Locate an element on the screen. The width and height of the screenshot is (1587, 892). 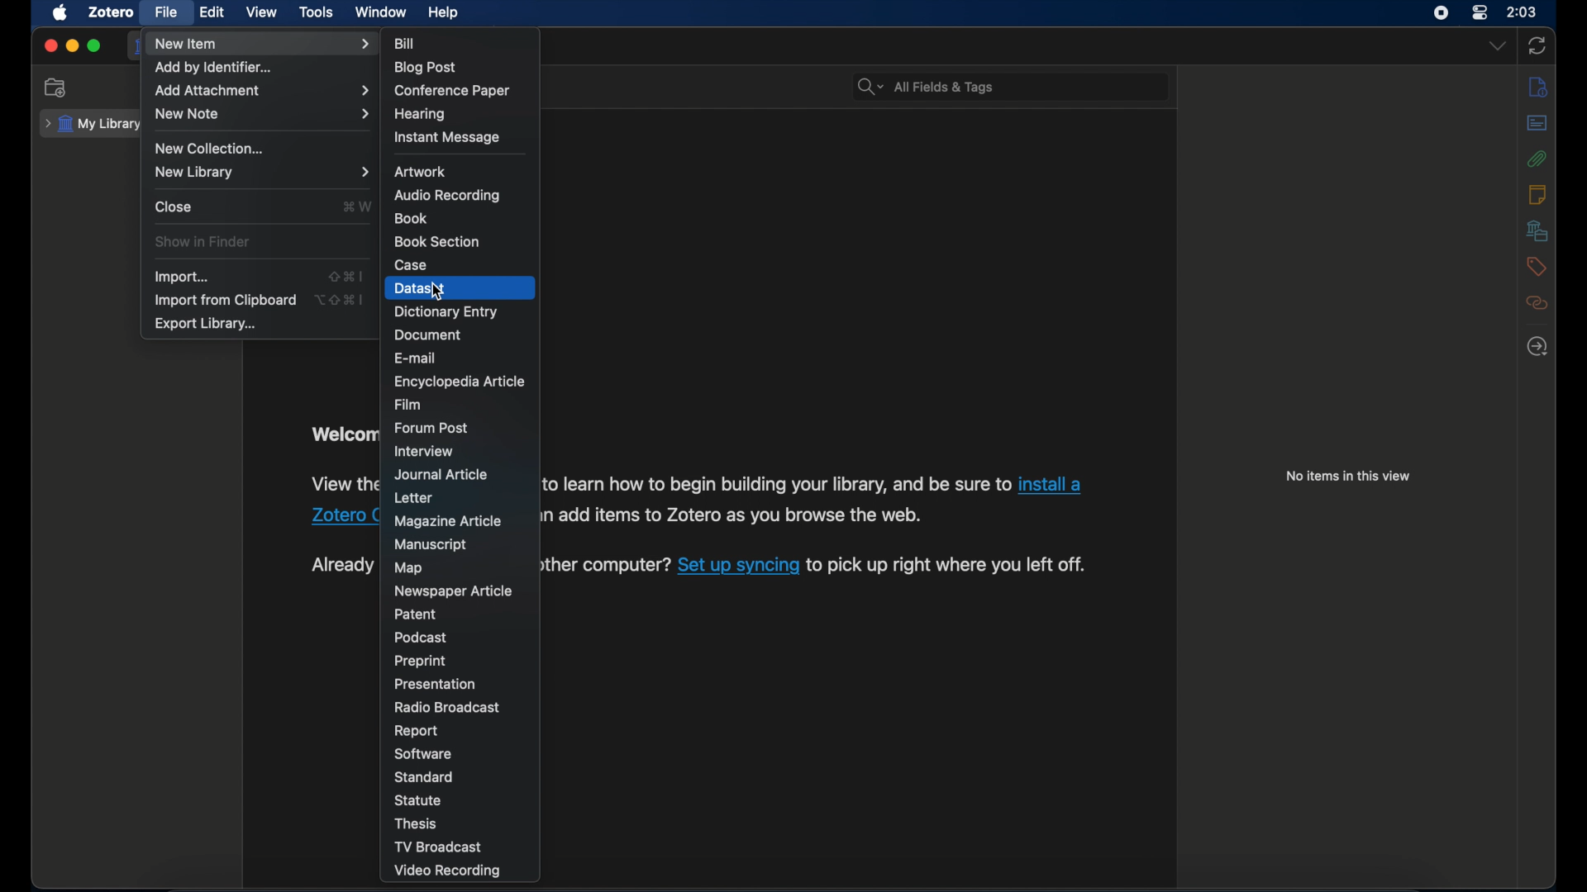
tools is located at coordinates (317, 12).